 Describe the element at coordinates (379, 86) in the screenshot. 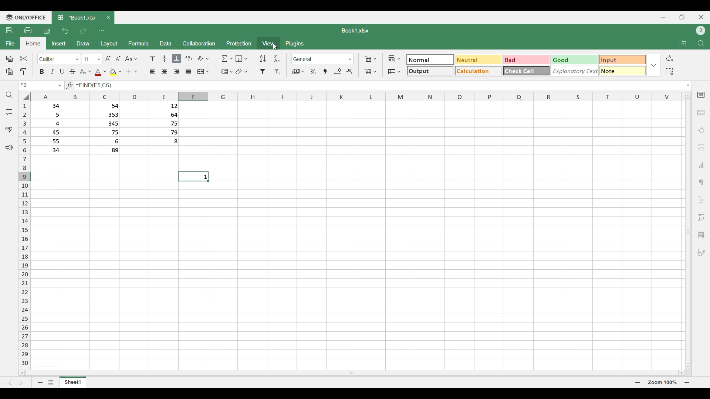

I see `Text box to type in equation` at that location.